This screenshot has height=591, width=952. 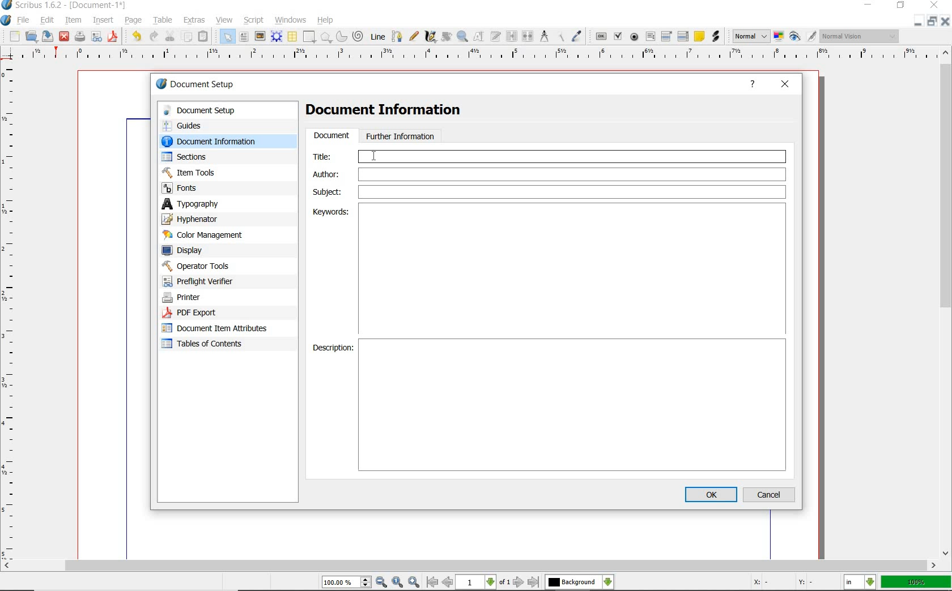 I want to click on toggle color management, so click(x=779, y=36).